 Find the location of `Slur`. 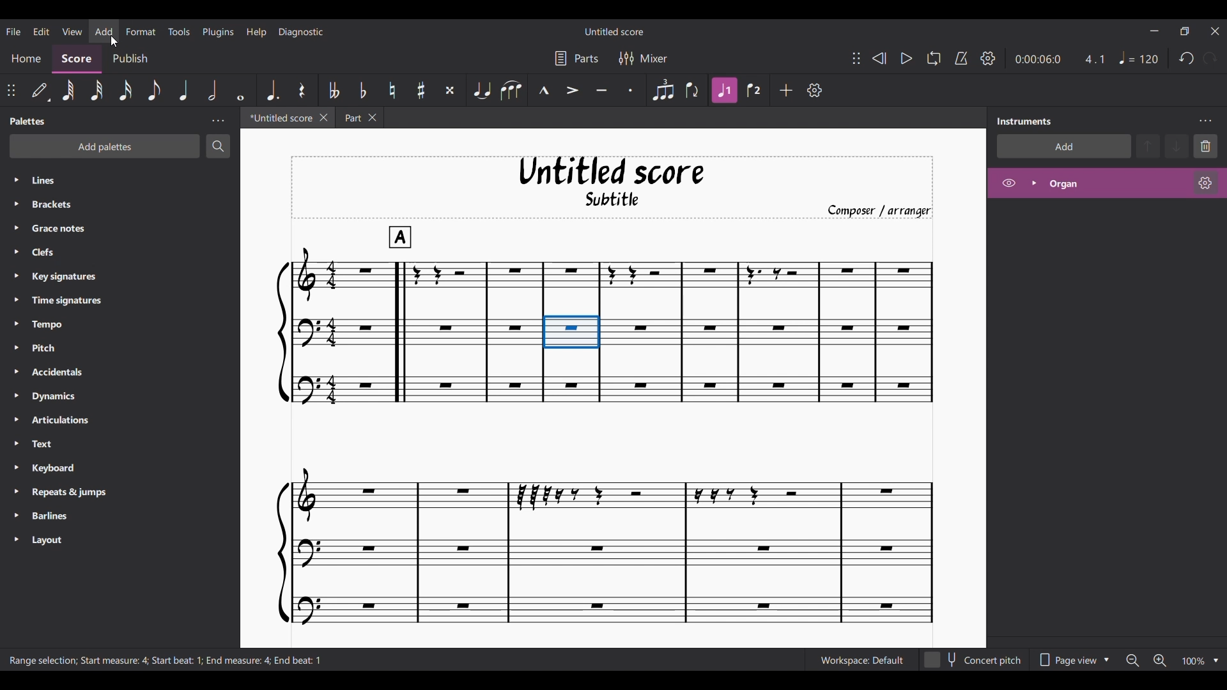

Slur is located at coordinates (511, 91).